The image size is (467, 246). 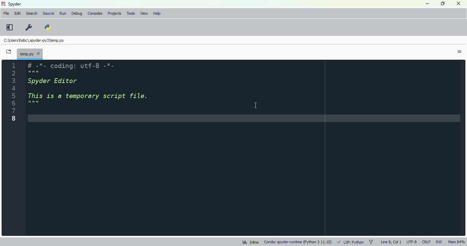 I want to click on CRLF, so click(x=426, y=242).